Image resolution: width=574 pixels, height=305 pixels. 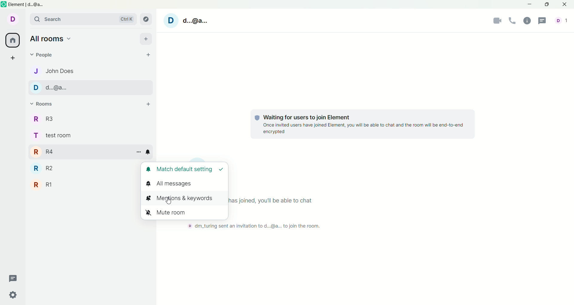 I want to click on room options, so click(x=139, y=152).